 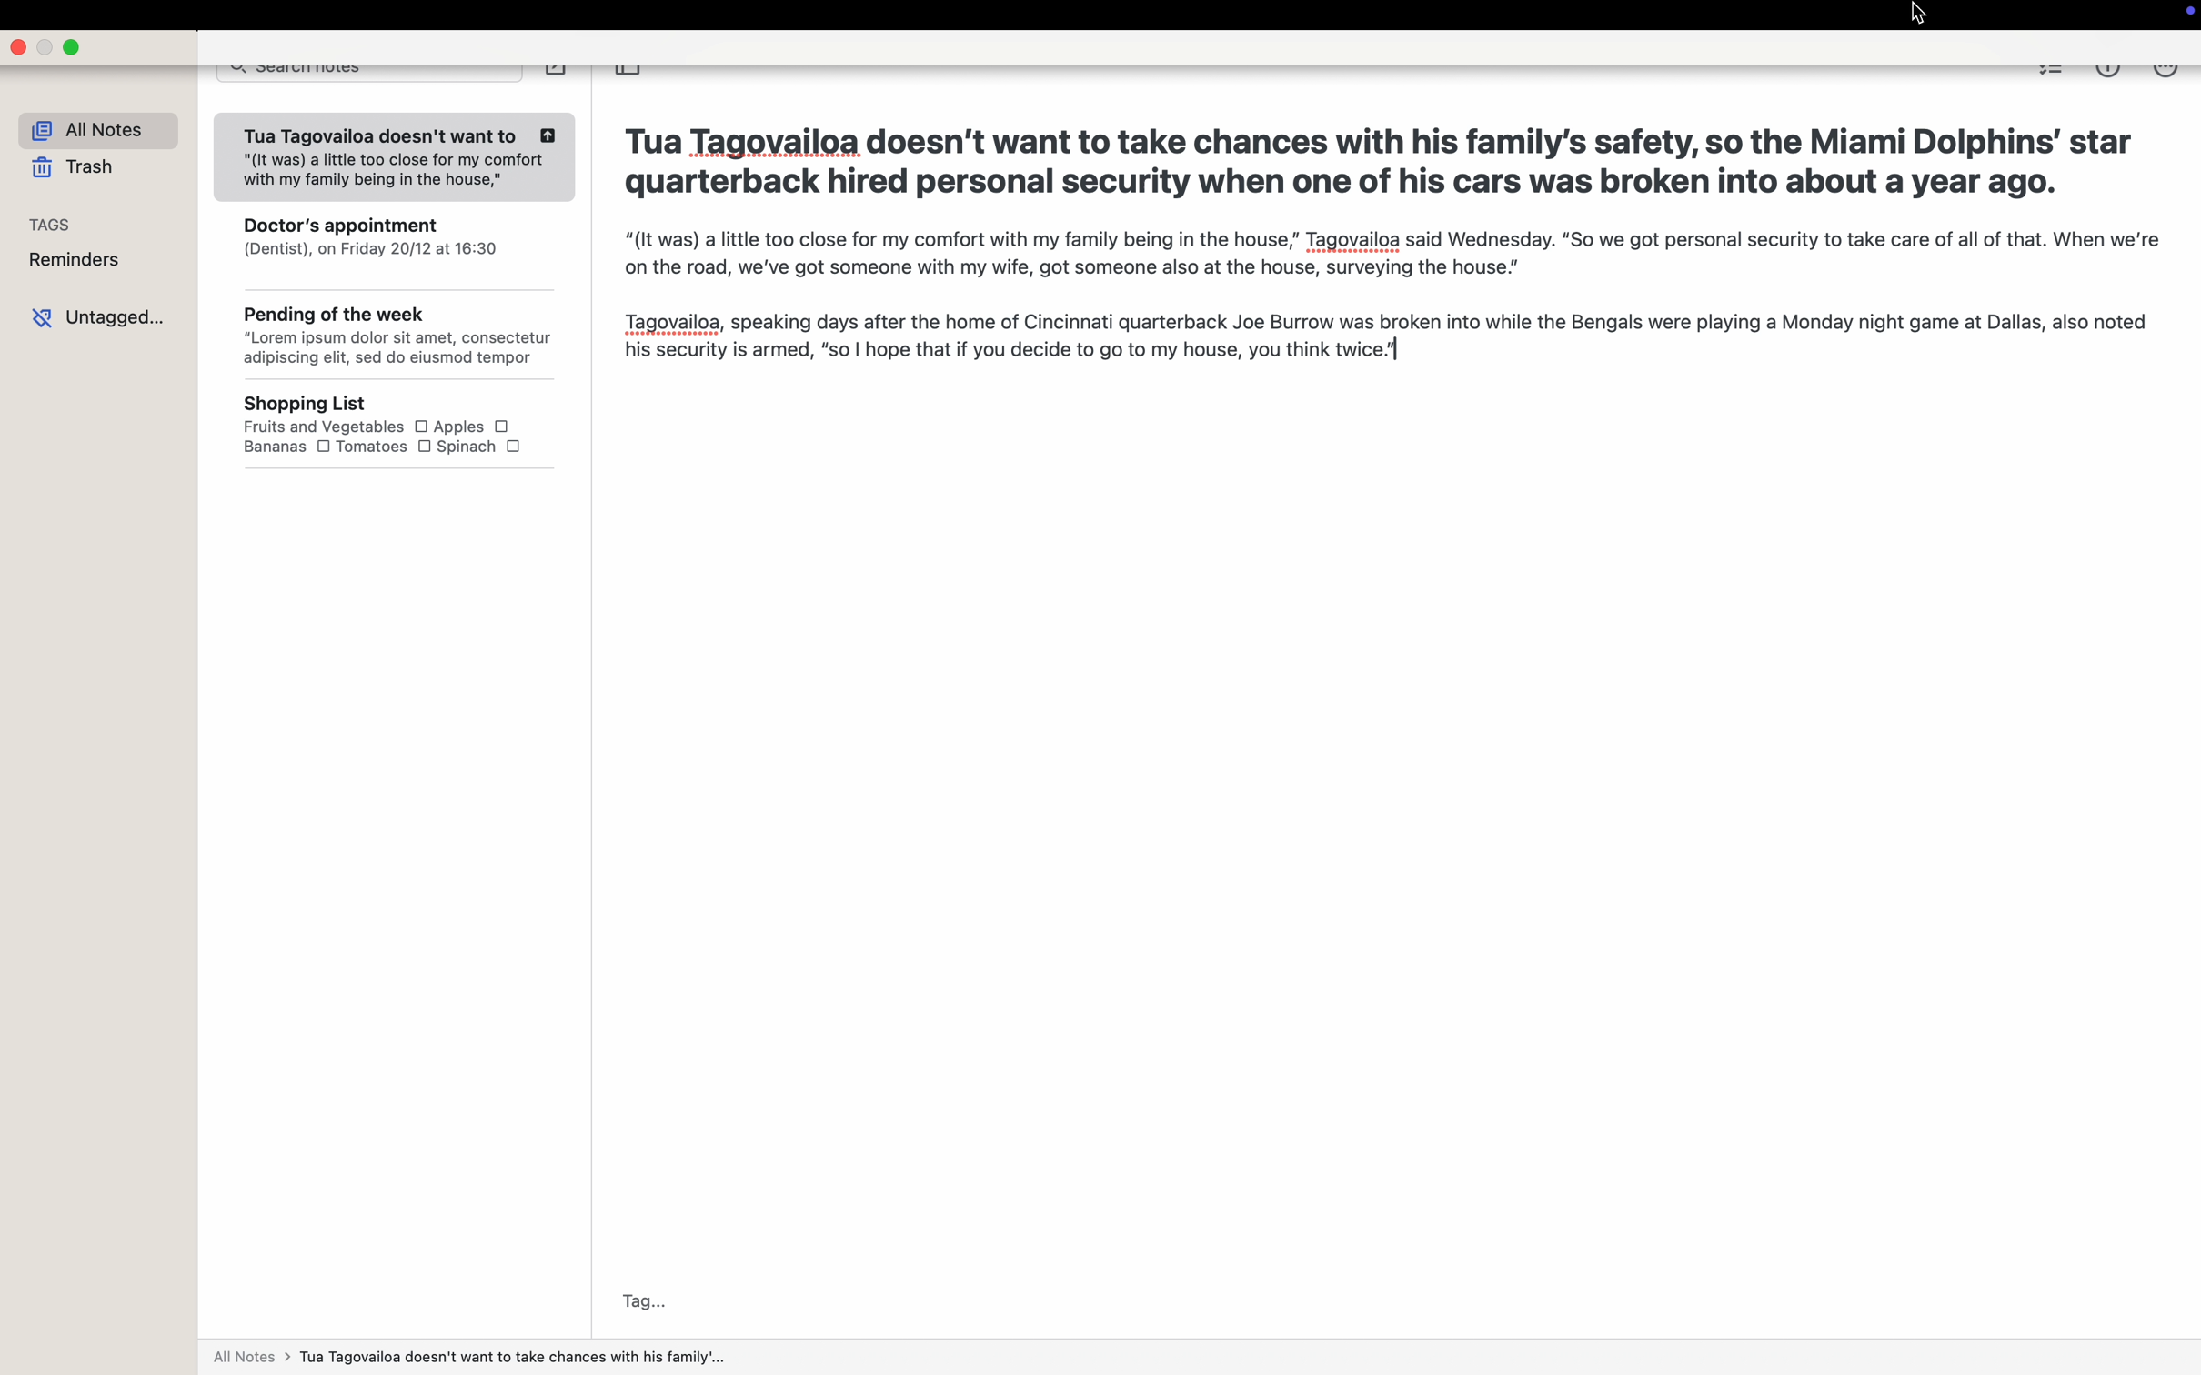 I want to click on tags, so click(x=43, y=223).